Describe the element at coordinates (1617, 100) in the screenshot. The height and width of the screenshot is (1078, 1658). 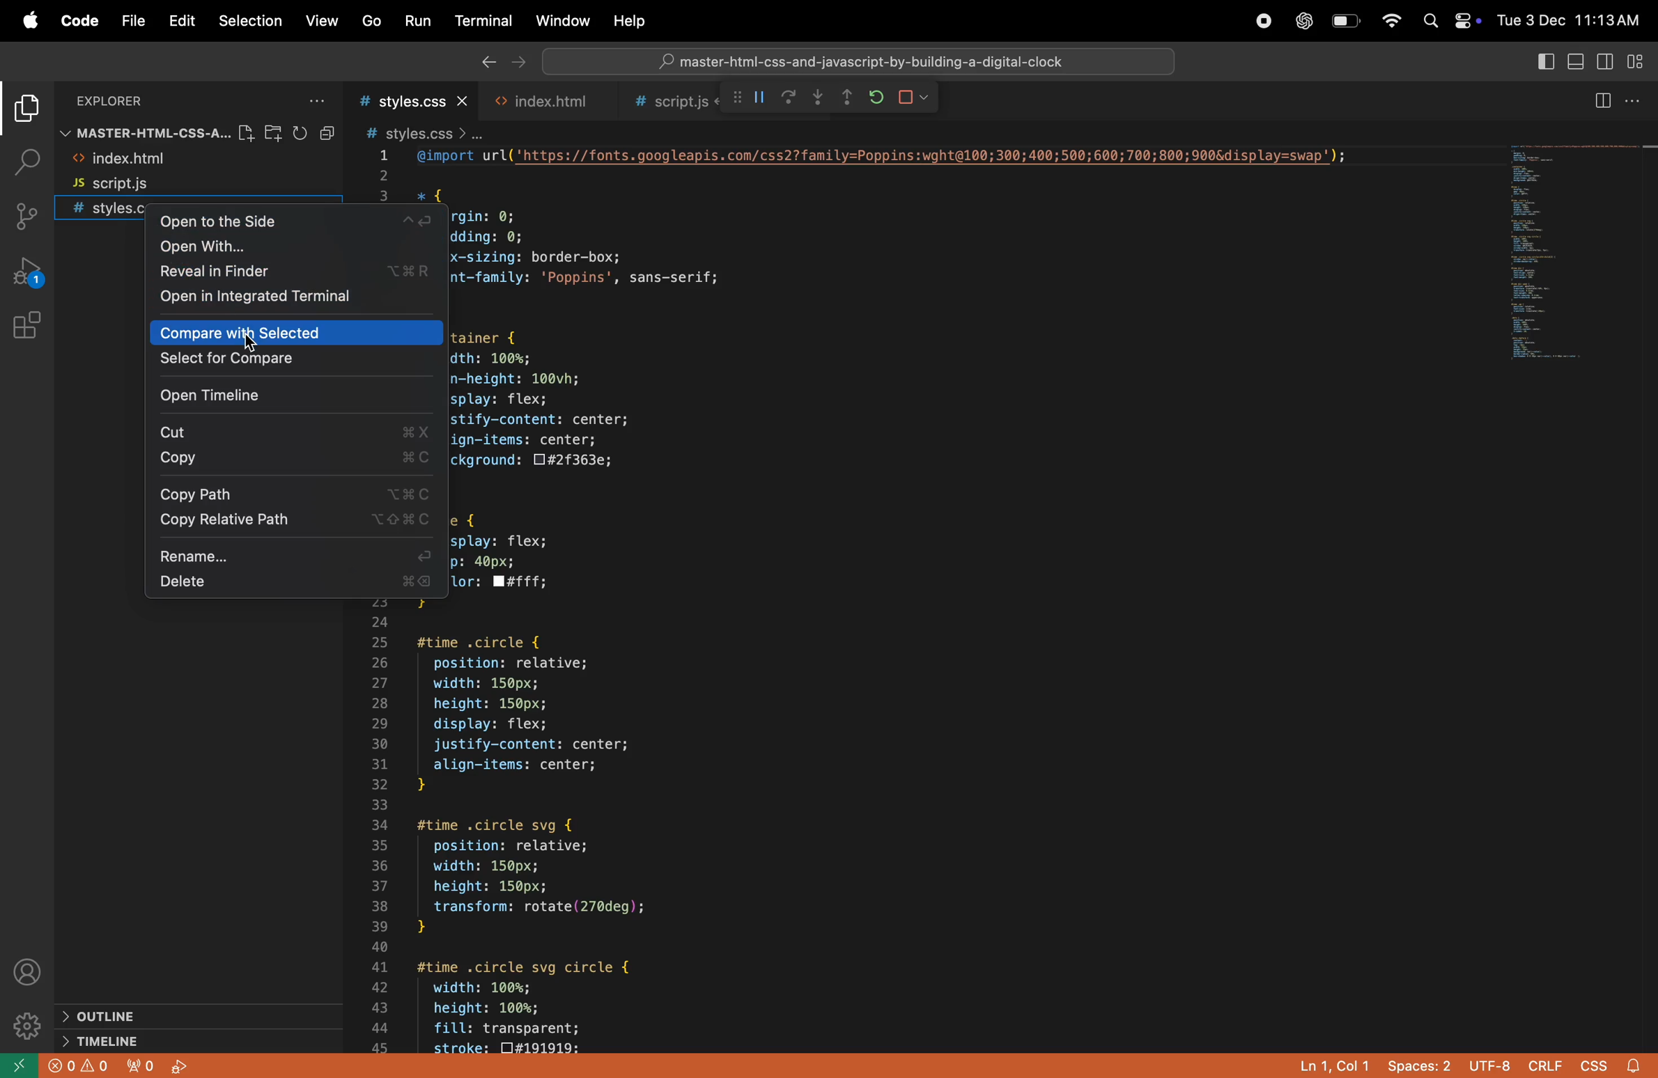
I see `split editor` at that location.